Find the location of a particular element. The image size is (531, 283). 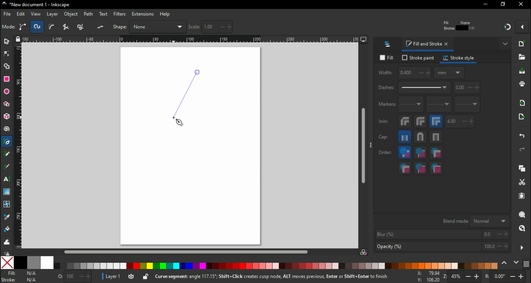

none is located at coordinates (5, 263).